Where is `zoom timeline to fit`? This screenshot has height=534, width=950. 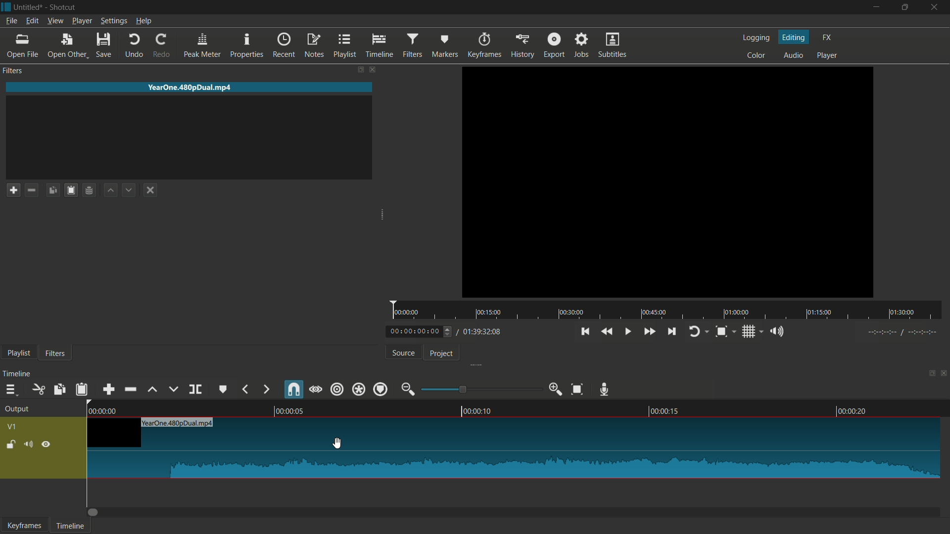 zoom timeline to fit is located at coordinates (576, 390).